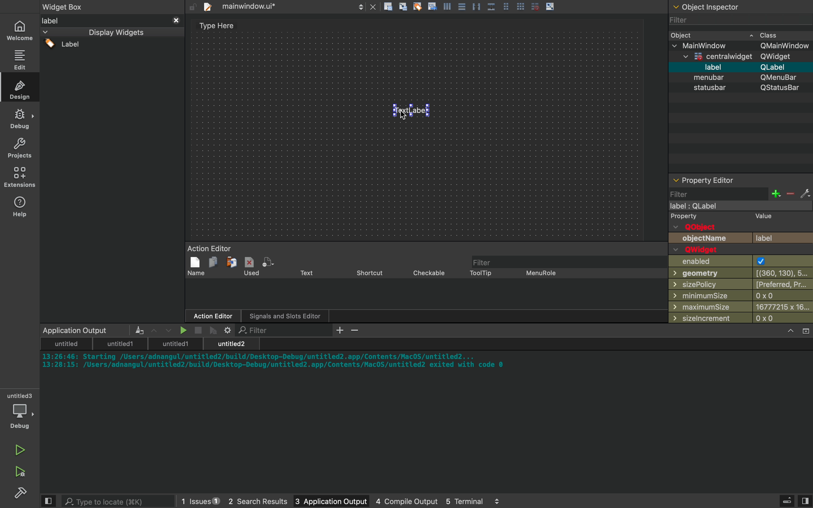 The width and height of the screenshot is (813, 508). Describe the element at coordinates (742, 100) in the screenshot. I see `widget class` at that location.